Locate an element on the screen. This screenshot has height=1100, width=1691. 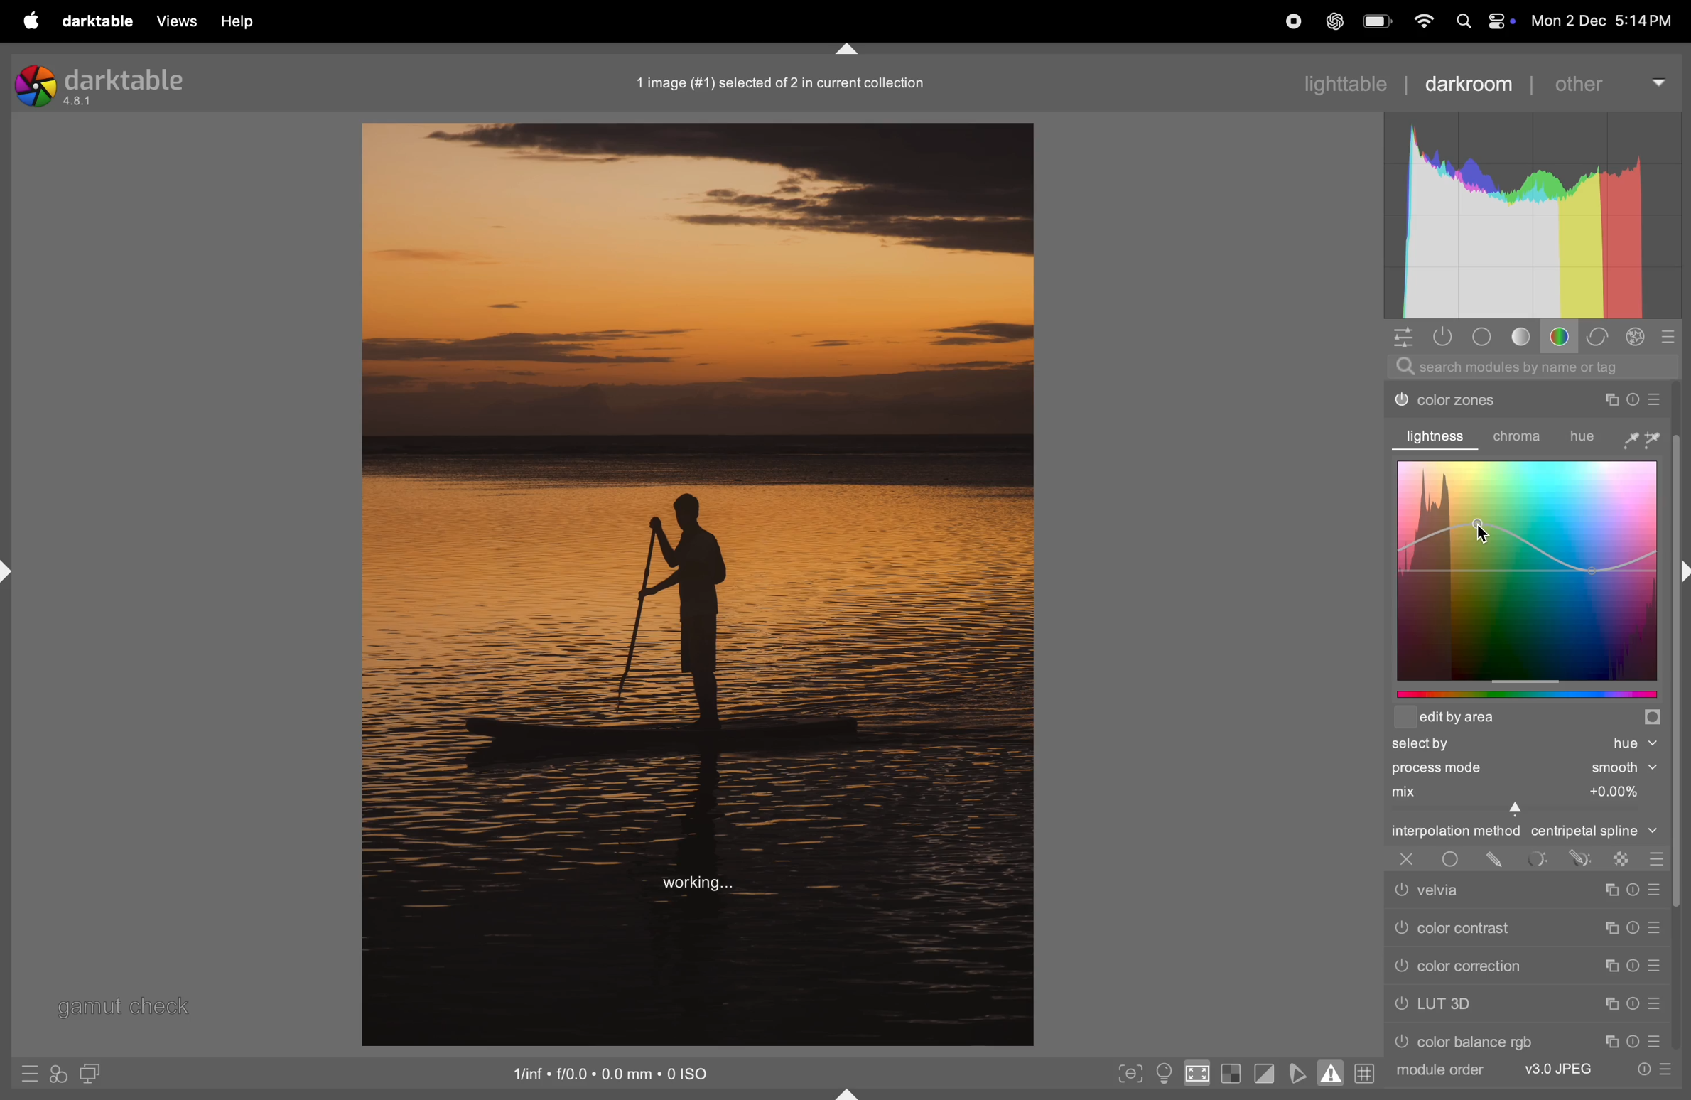
iso standard is located at coordinates (615, 1077).